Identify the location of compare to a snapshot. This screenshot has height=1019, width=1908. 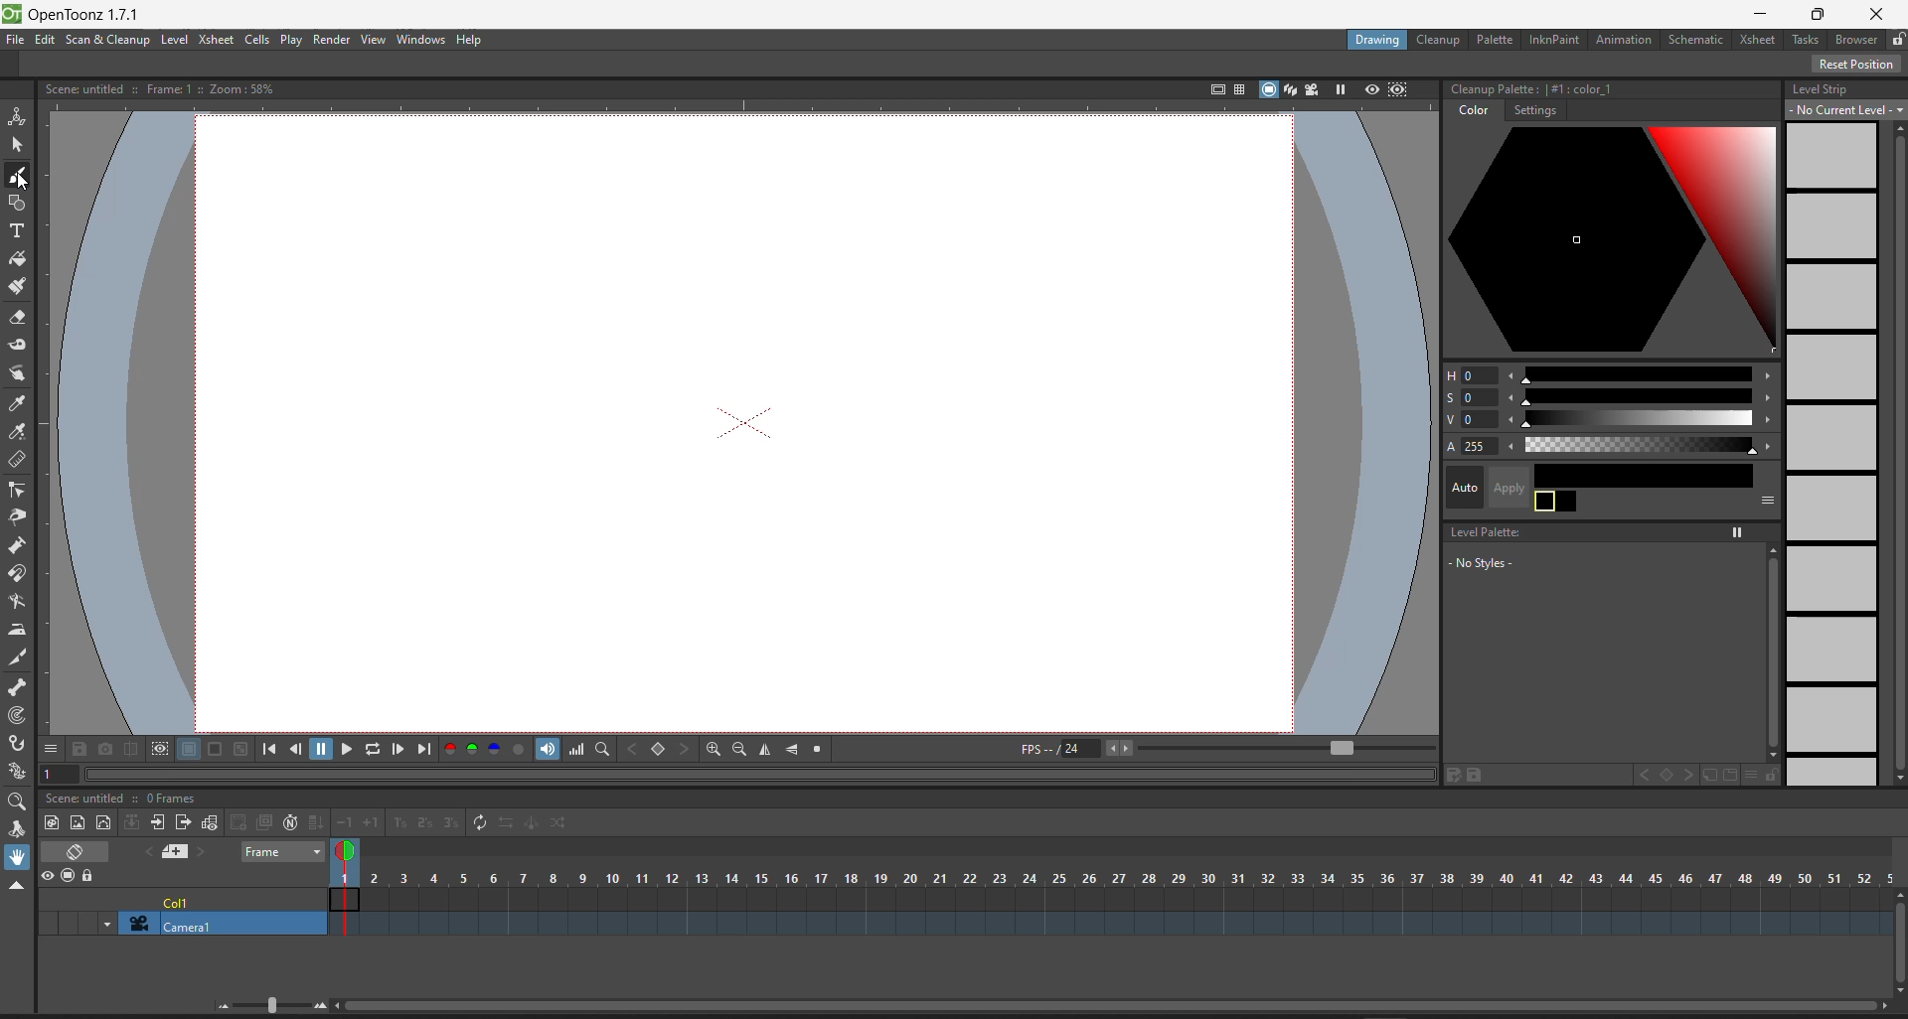
(131, 748).